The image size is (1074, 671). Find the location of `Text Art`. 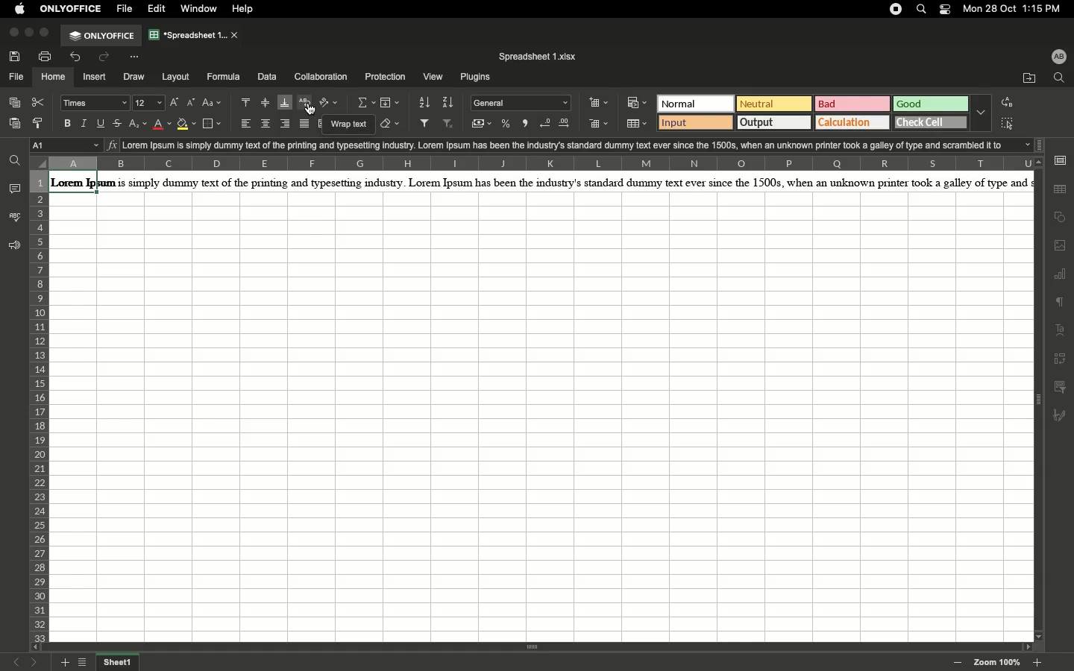

Text Art is located at coordinates (1060, 331).